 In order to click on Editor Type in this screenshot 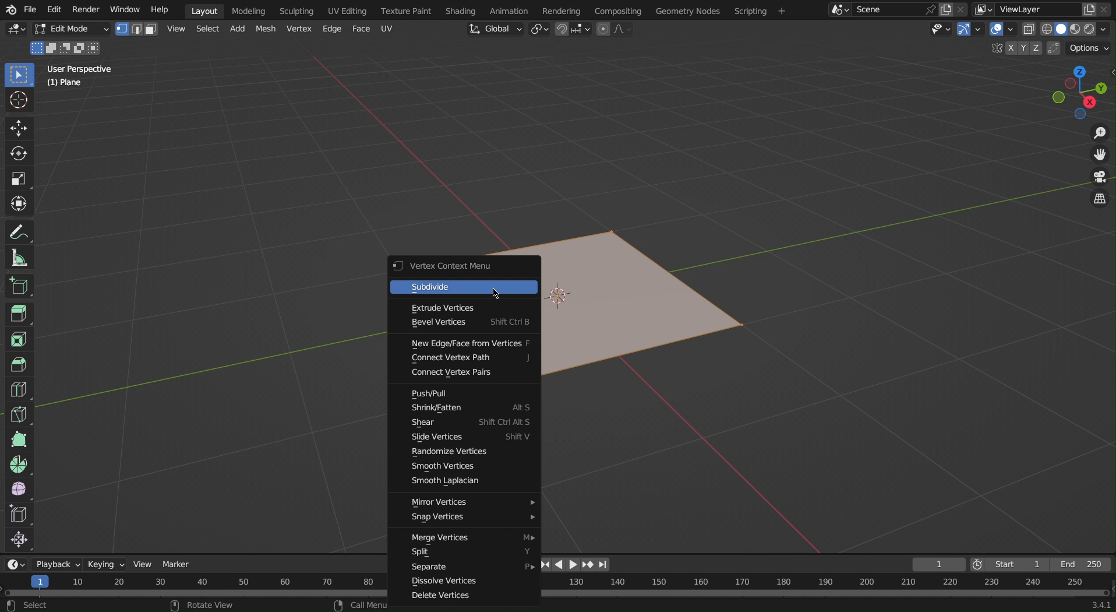, I will do `click(16, 564)`.